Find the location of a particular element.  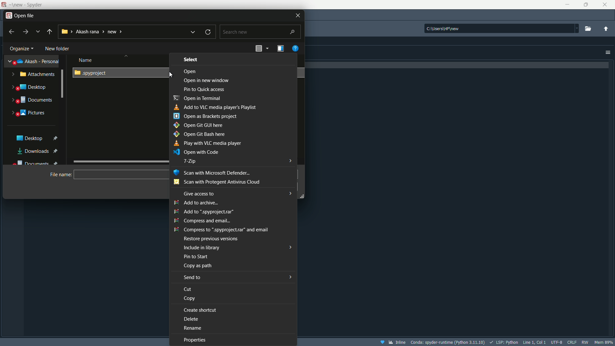

scan with Protegent antivirus cloud is located at coordinates (219, 182).